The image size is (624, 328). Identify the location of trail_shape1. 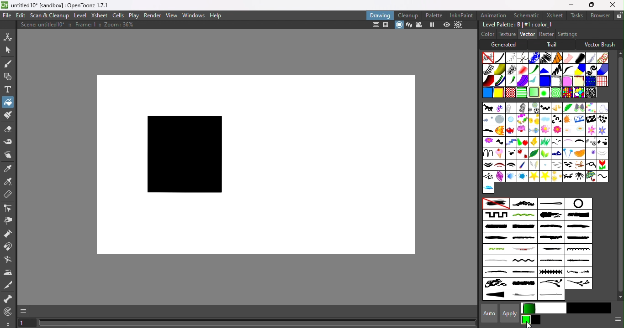
(523, 296).